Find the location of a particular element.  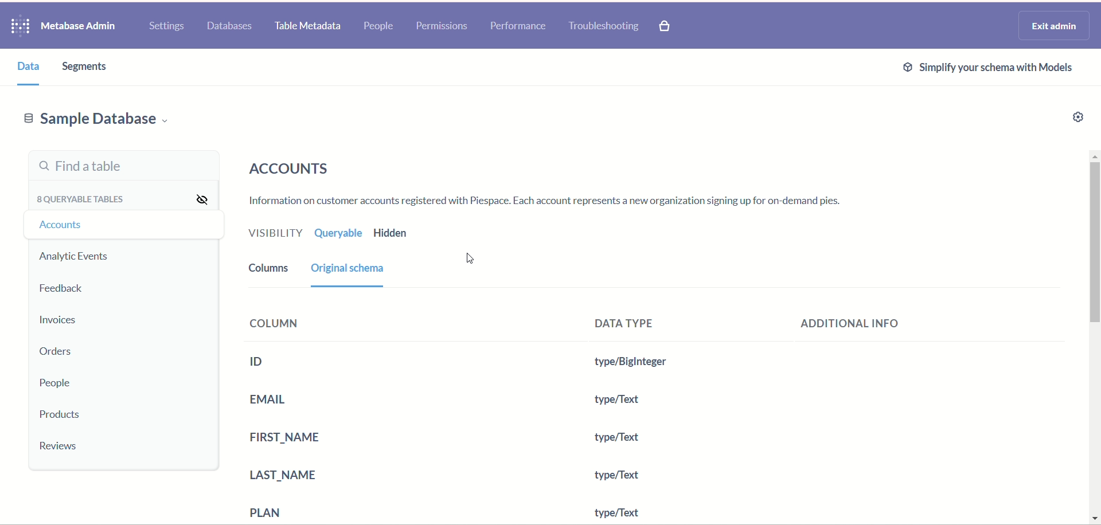

analytic events is located at coordinates (74, 256).